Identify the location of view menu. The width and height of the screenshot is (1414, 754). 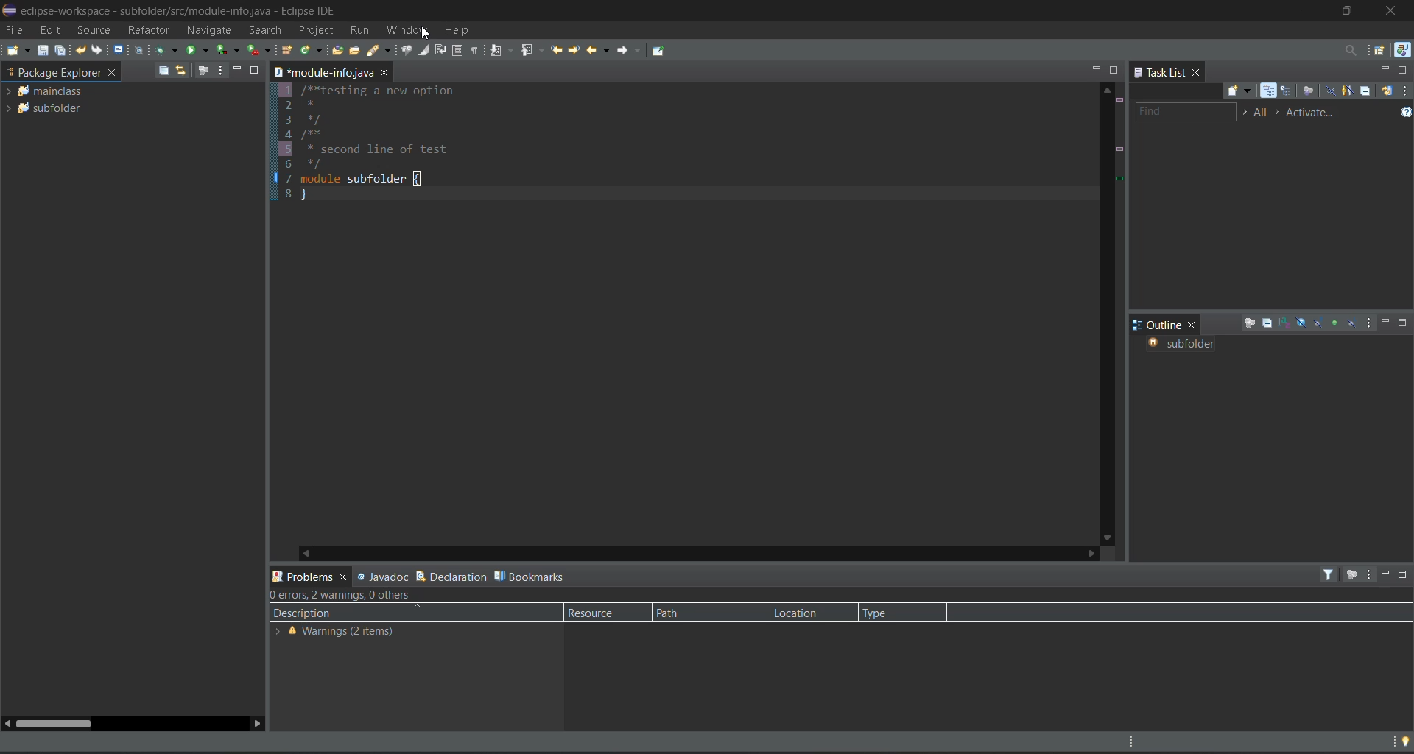
(1368, 574).